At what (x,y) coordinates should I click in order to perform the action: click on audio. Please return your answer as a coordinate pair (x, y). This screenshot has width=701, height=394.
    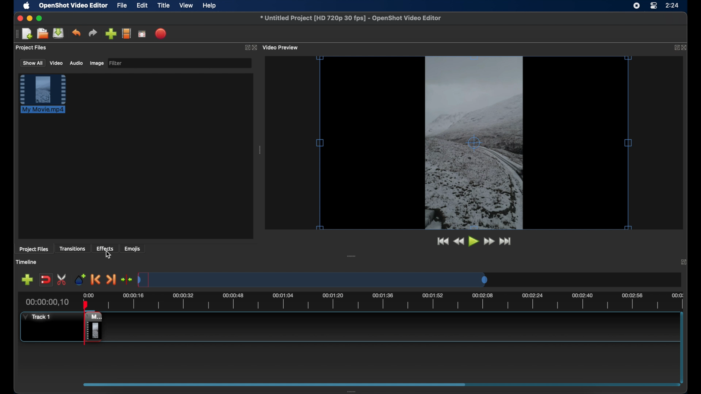
    Looking at the image, I should click on (77, 63).